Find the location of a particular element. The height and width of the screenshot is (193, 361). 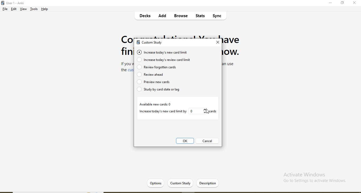

tools is located at coordinates (34, 10).